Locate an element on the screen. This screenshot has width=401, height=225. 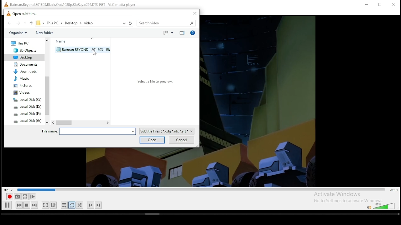
music is located at coordinates (25, 78).